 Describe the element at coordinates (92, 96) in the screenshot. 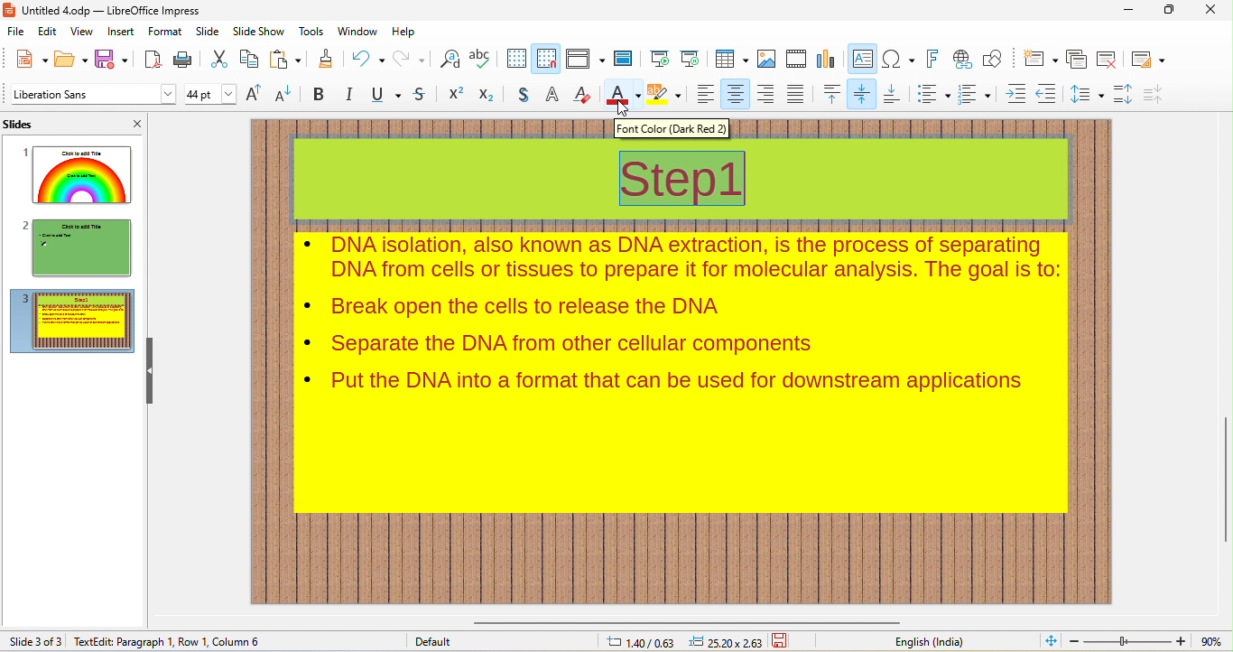

I see `font style` at that location.